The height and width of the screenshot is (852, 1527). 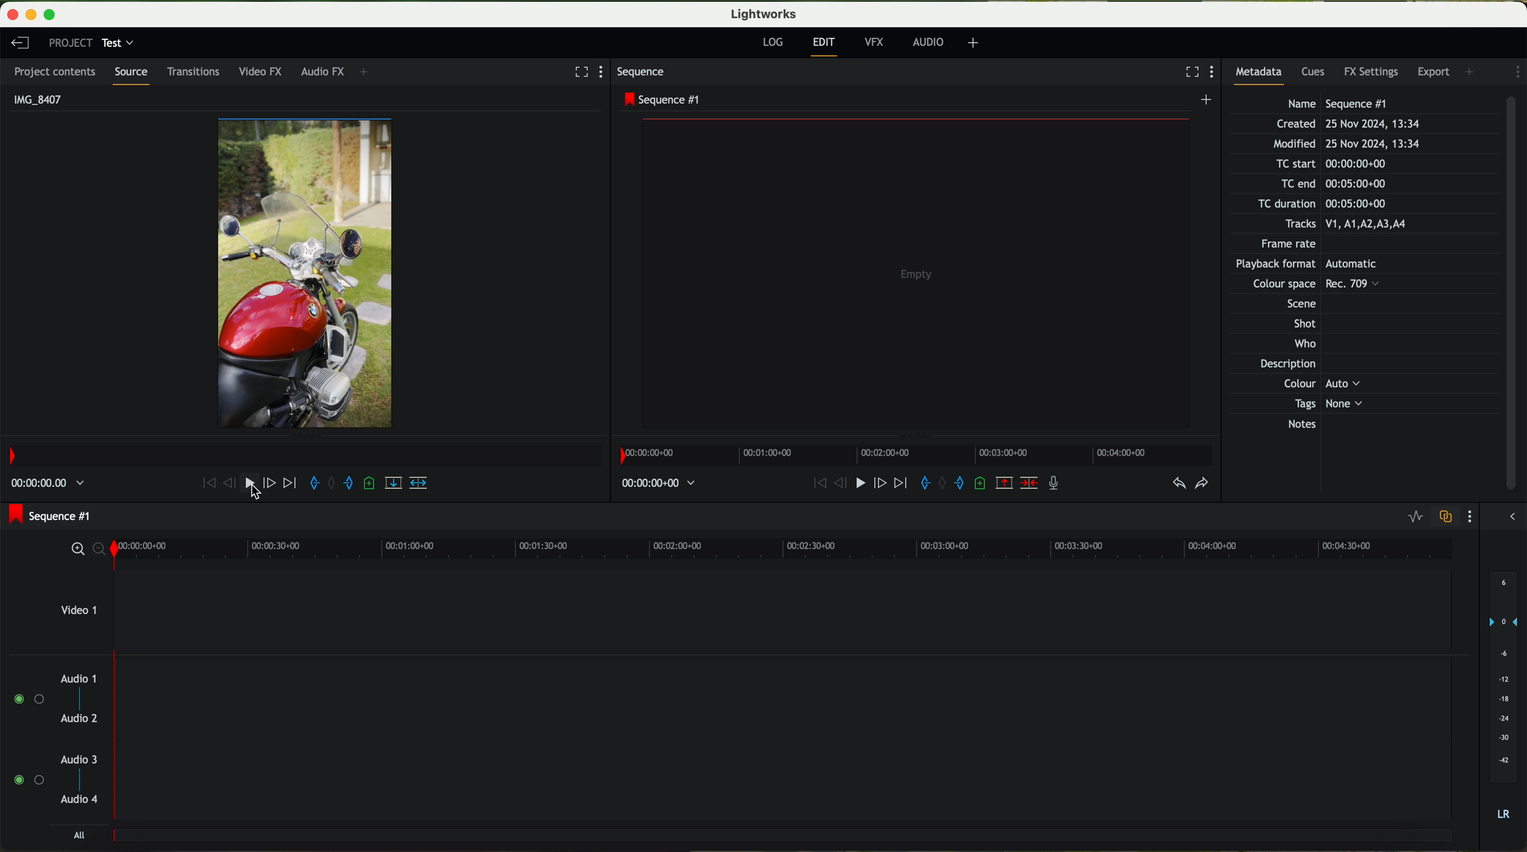 I want to click on zoom out, so click(x=98, y=551).